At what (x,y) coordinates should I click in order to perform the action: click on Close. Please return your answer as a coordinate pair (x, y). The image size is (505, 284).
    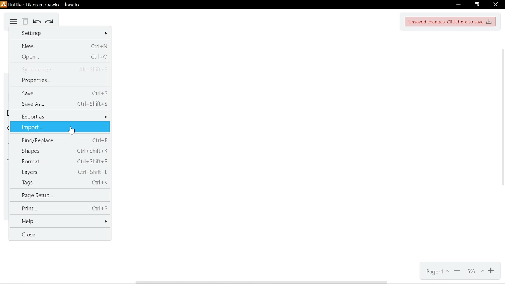
    Looking at the image, I should click on (59, 234).